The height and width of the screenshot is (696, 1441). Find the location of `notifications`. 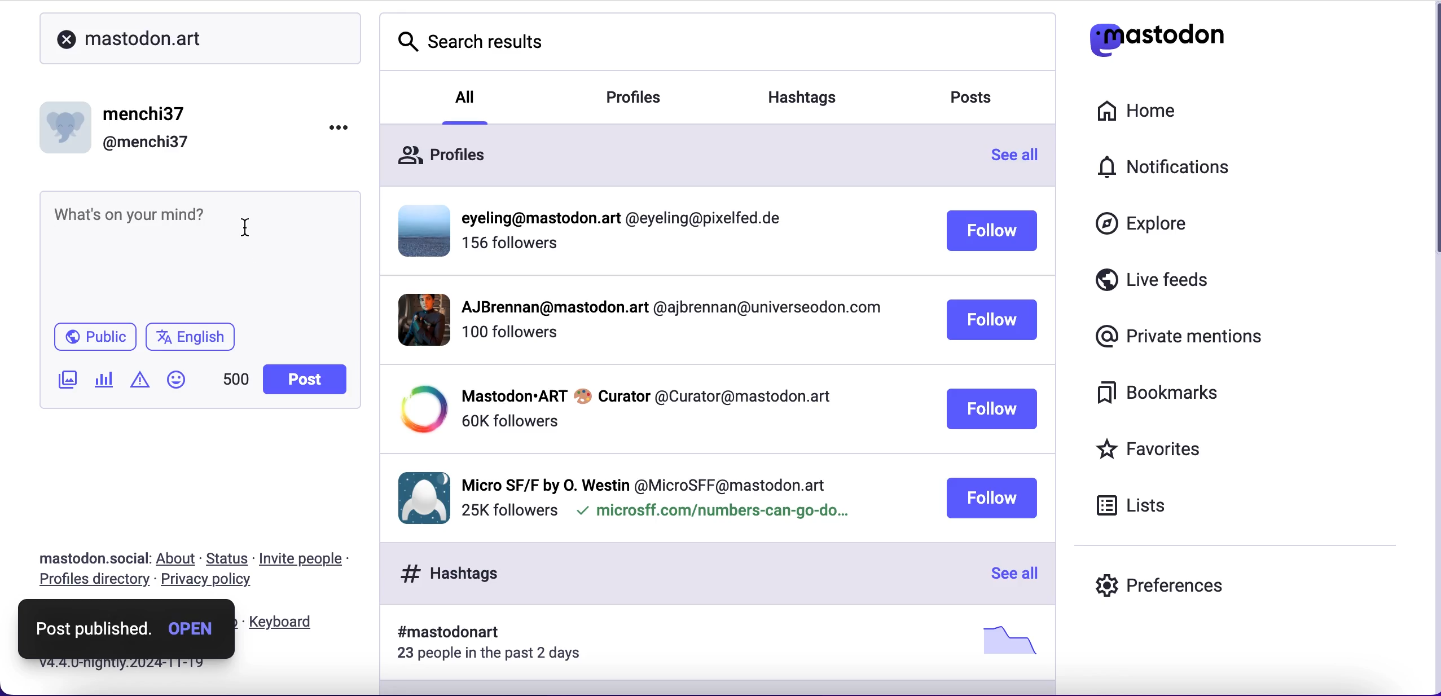

notifications is located at coordinates (1166, 170).